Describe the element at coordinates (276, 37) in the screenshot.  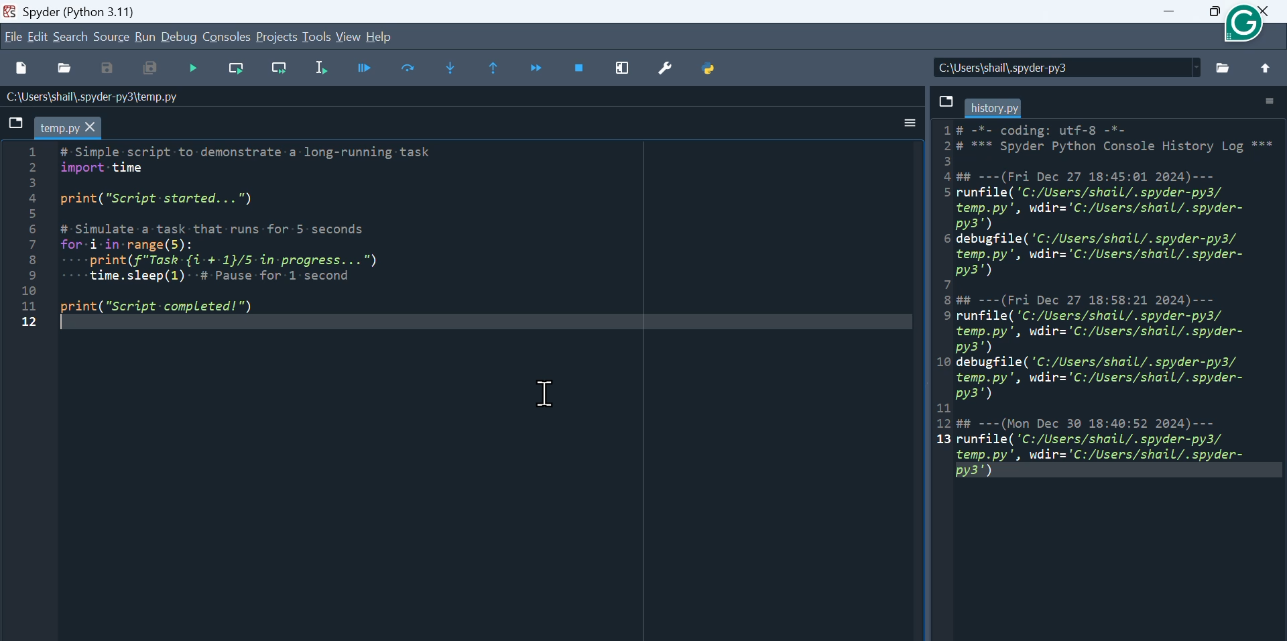
I see `Projects` at that location.